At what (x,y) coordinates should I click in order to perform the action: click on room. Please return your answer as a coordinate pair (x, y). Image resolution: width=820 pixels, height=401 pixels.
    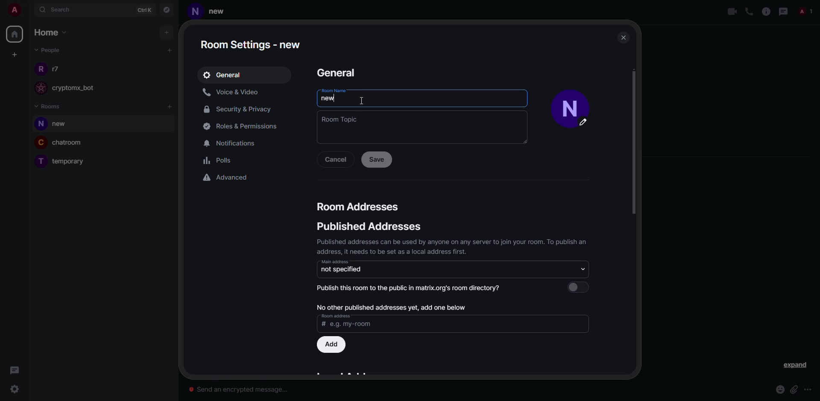
    Looking at the image, I should click on (71, 162).